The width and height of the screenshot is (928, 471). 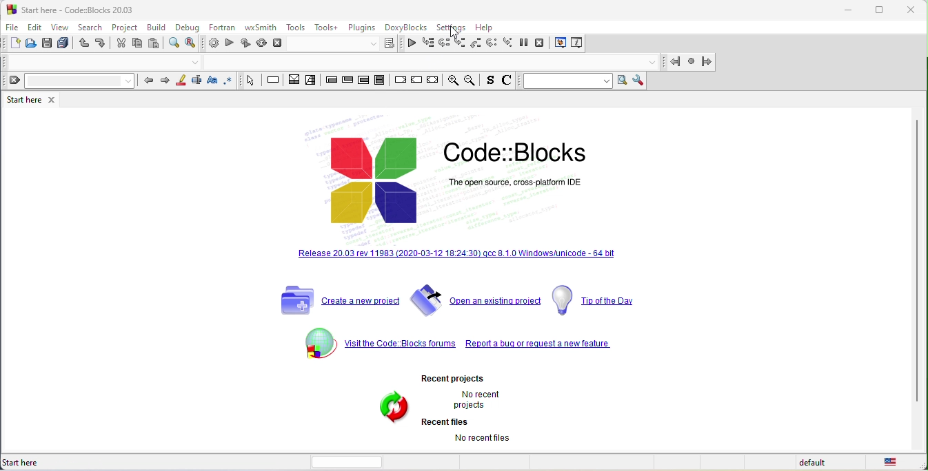 What do you see at coordinates (295, 81) in the screenshot?
I see `decision` at bounding box center [295, 81].